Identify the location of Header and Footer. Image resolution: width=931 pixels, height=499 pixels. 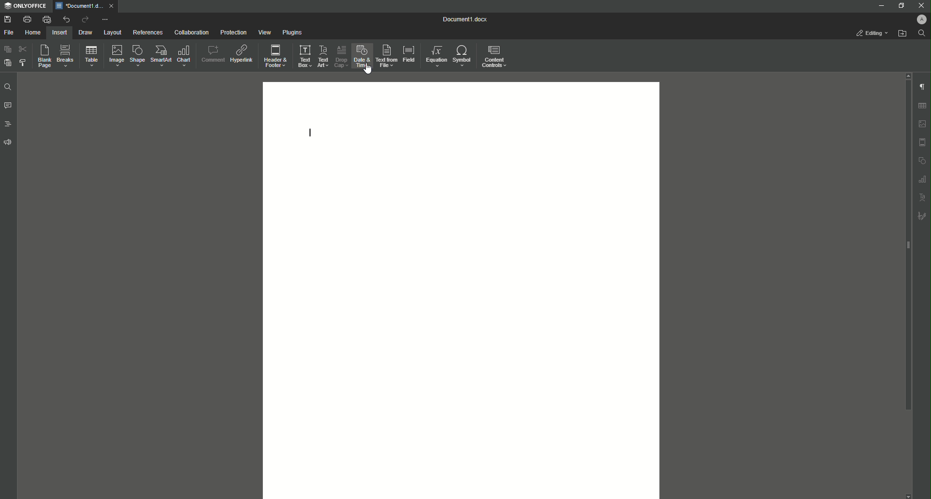
(276, 54).